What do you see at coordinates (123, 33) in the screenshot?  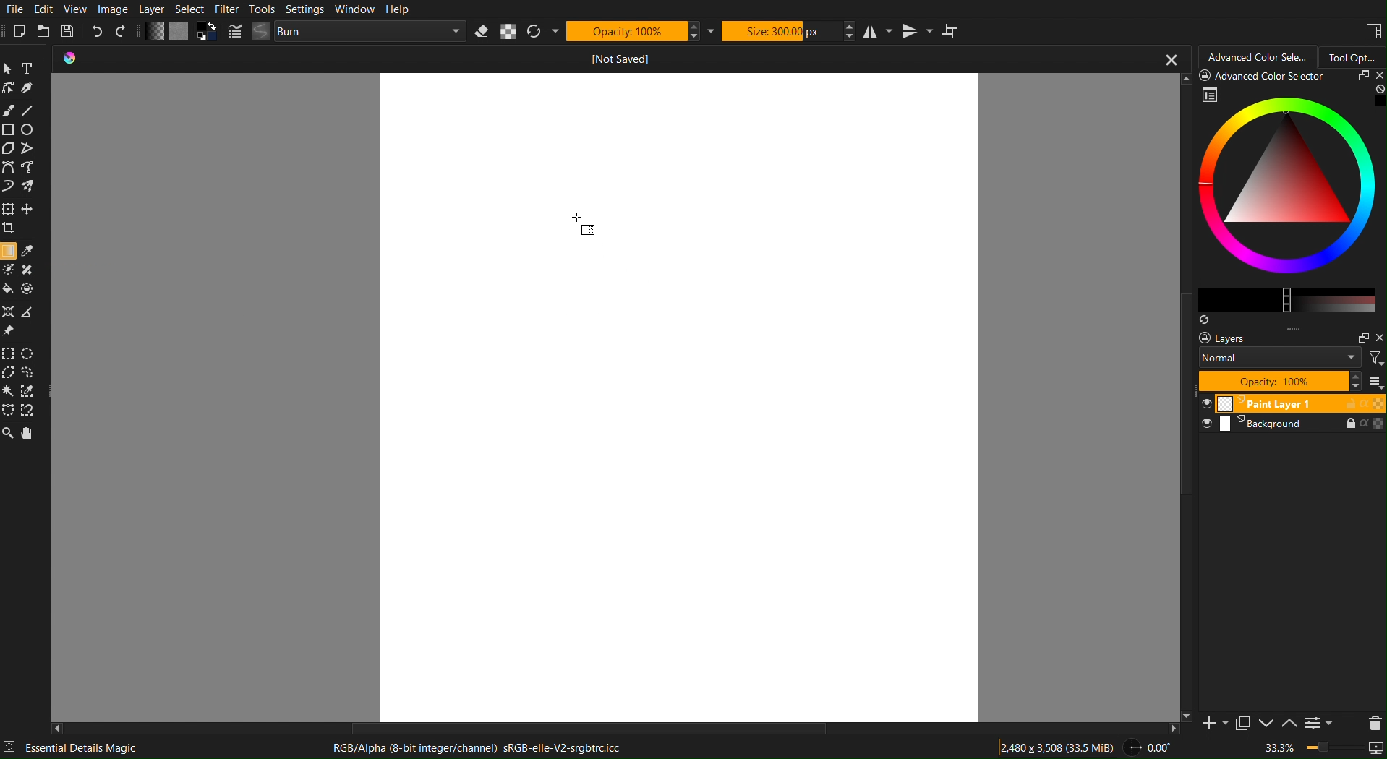 I see `Redo` at bounding box center [123, 33].